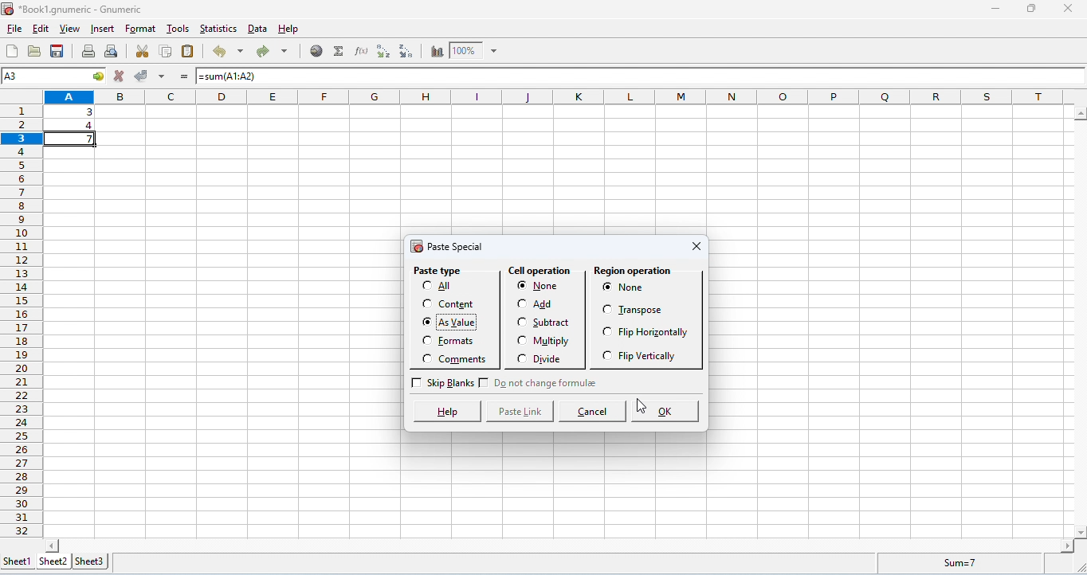 This screenshot has width=1087, height=575. Describe the element at coordinates (523, 321) in the screenshot. I see `Checkbox` at that location.